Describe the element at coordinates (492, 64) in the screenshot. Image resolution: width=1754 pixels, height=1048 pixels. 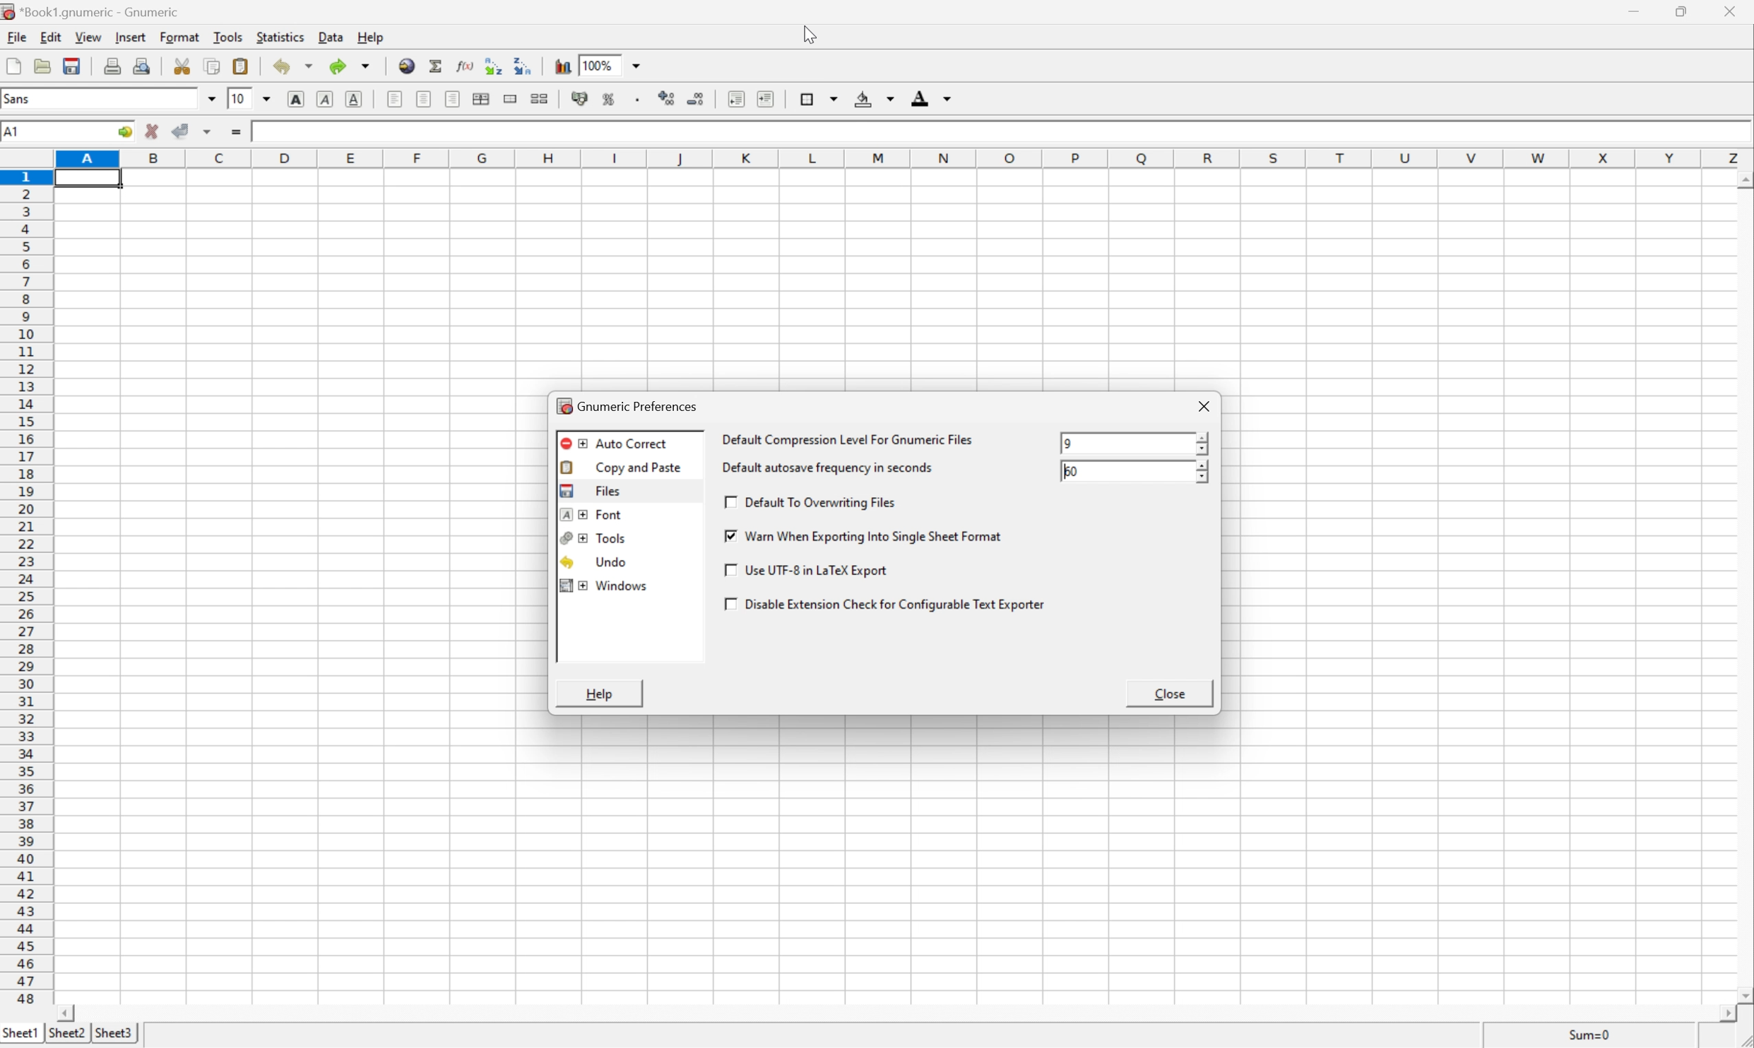
I see `Sort the selected region in ascending order based on the first column selected` at that location.